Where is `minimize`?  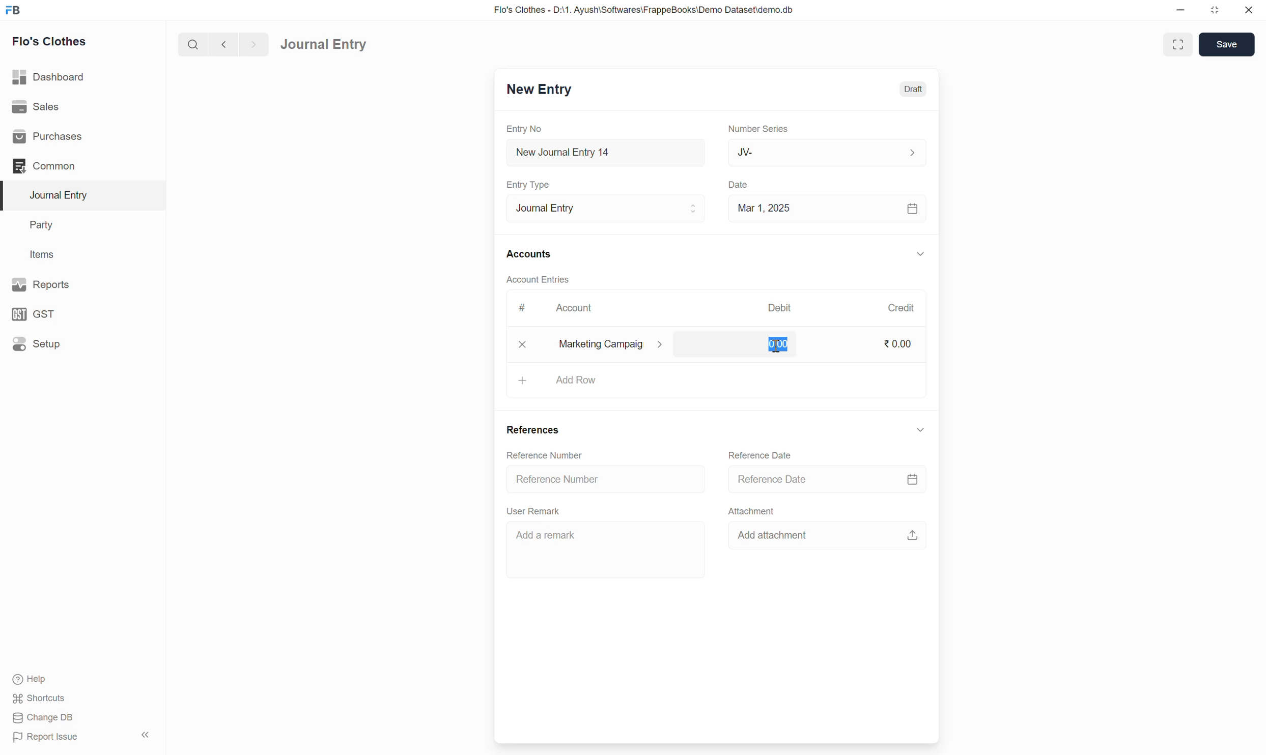
minimize is located at coordinates (1181, 11).